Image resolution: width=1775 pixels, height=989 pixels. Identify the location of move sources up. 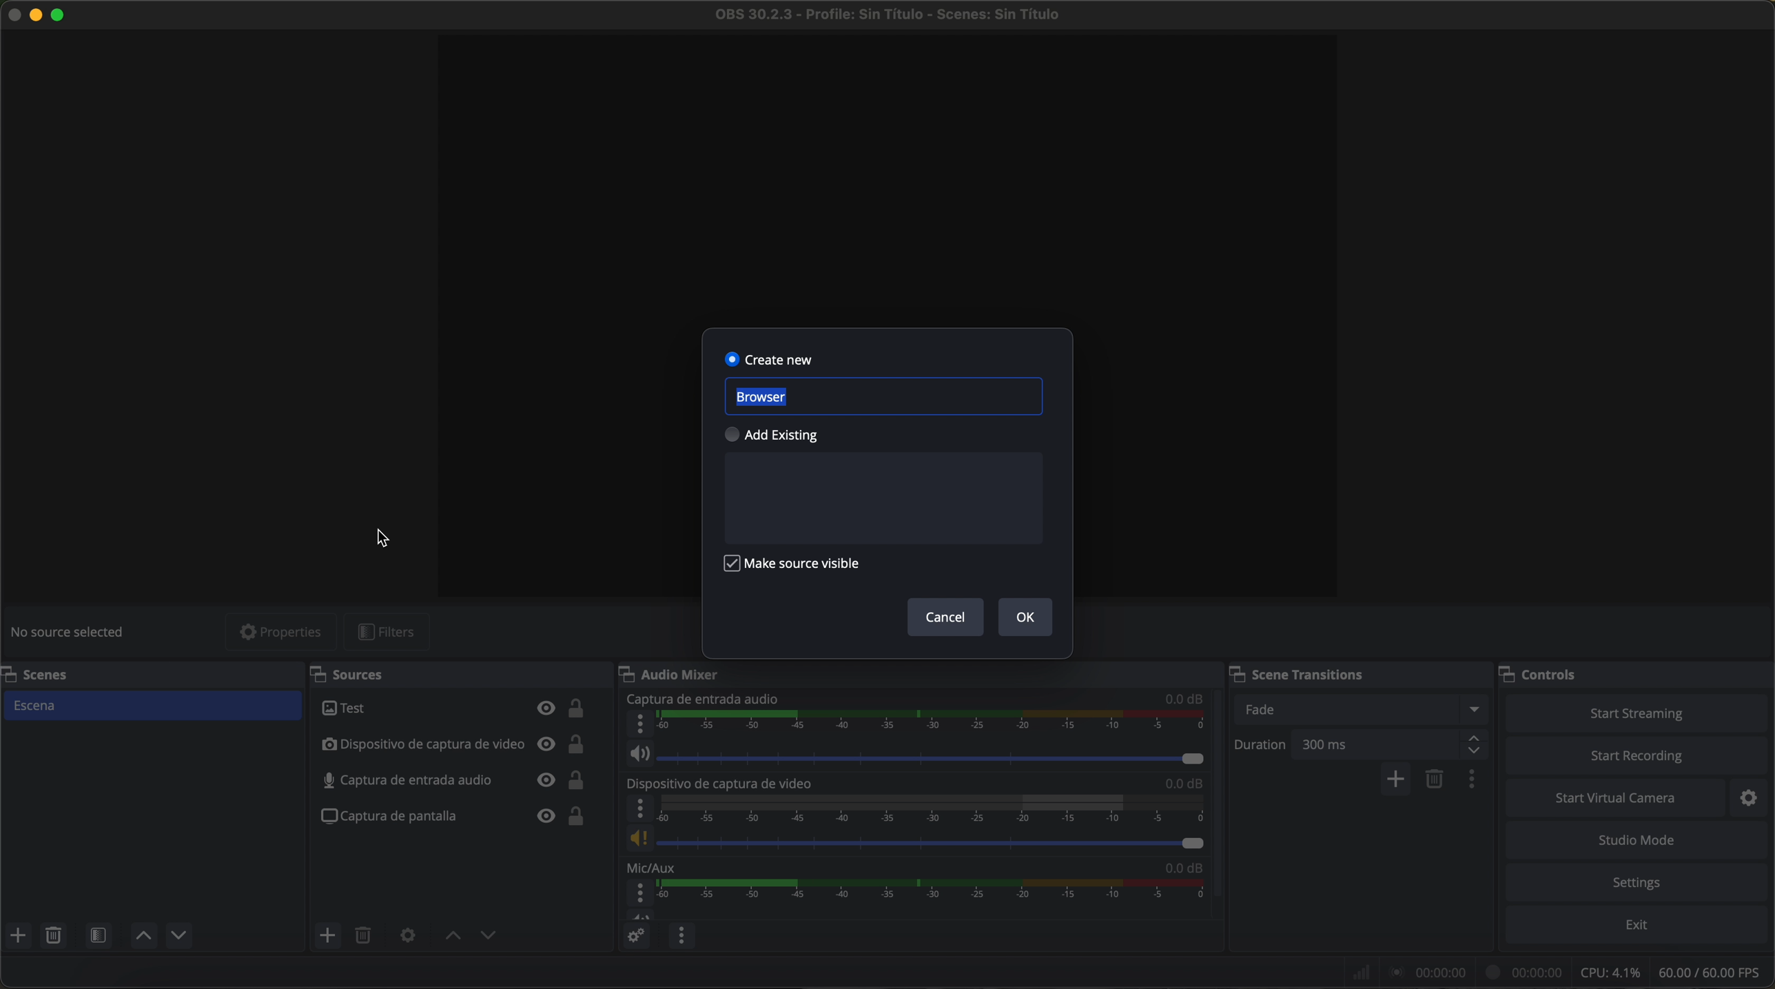
(449, 936).